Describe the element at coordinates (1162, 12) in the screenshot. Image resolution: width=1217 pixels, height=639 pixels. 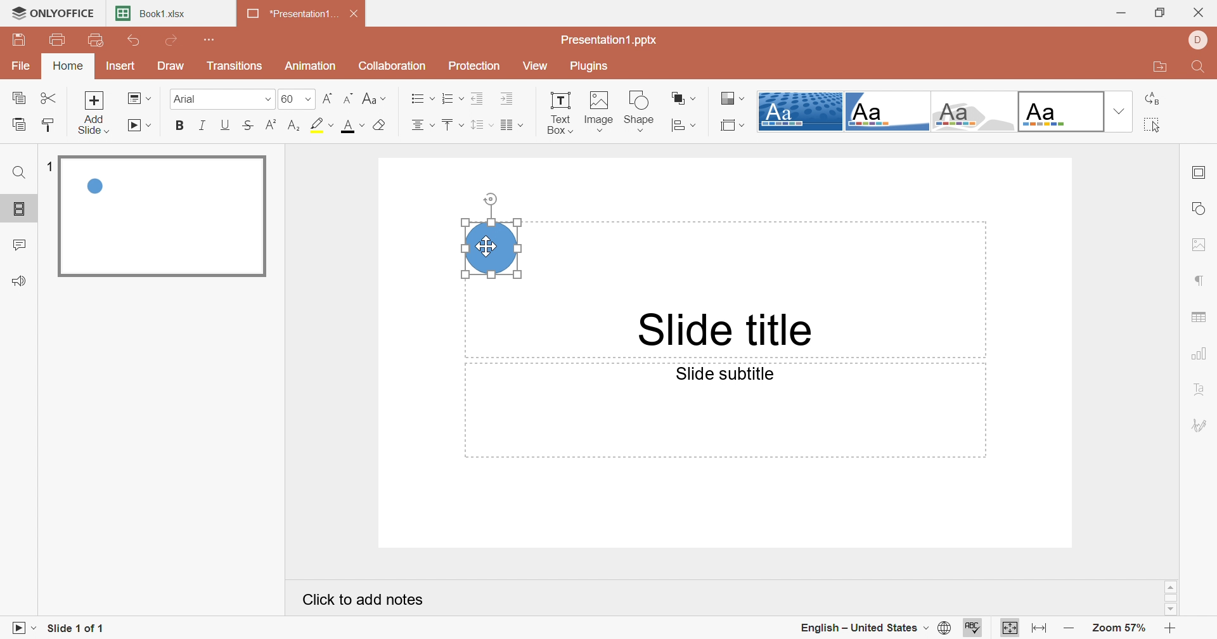
I see `Restore down` at that location.